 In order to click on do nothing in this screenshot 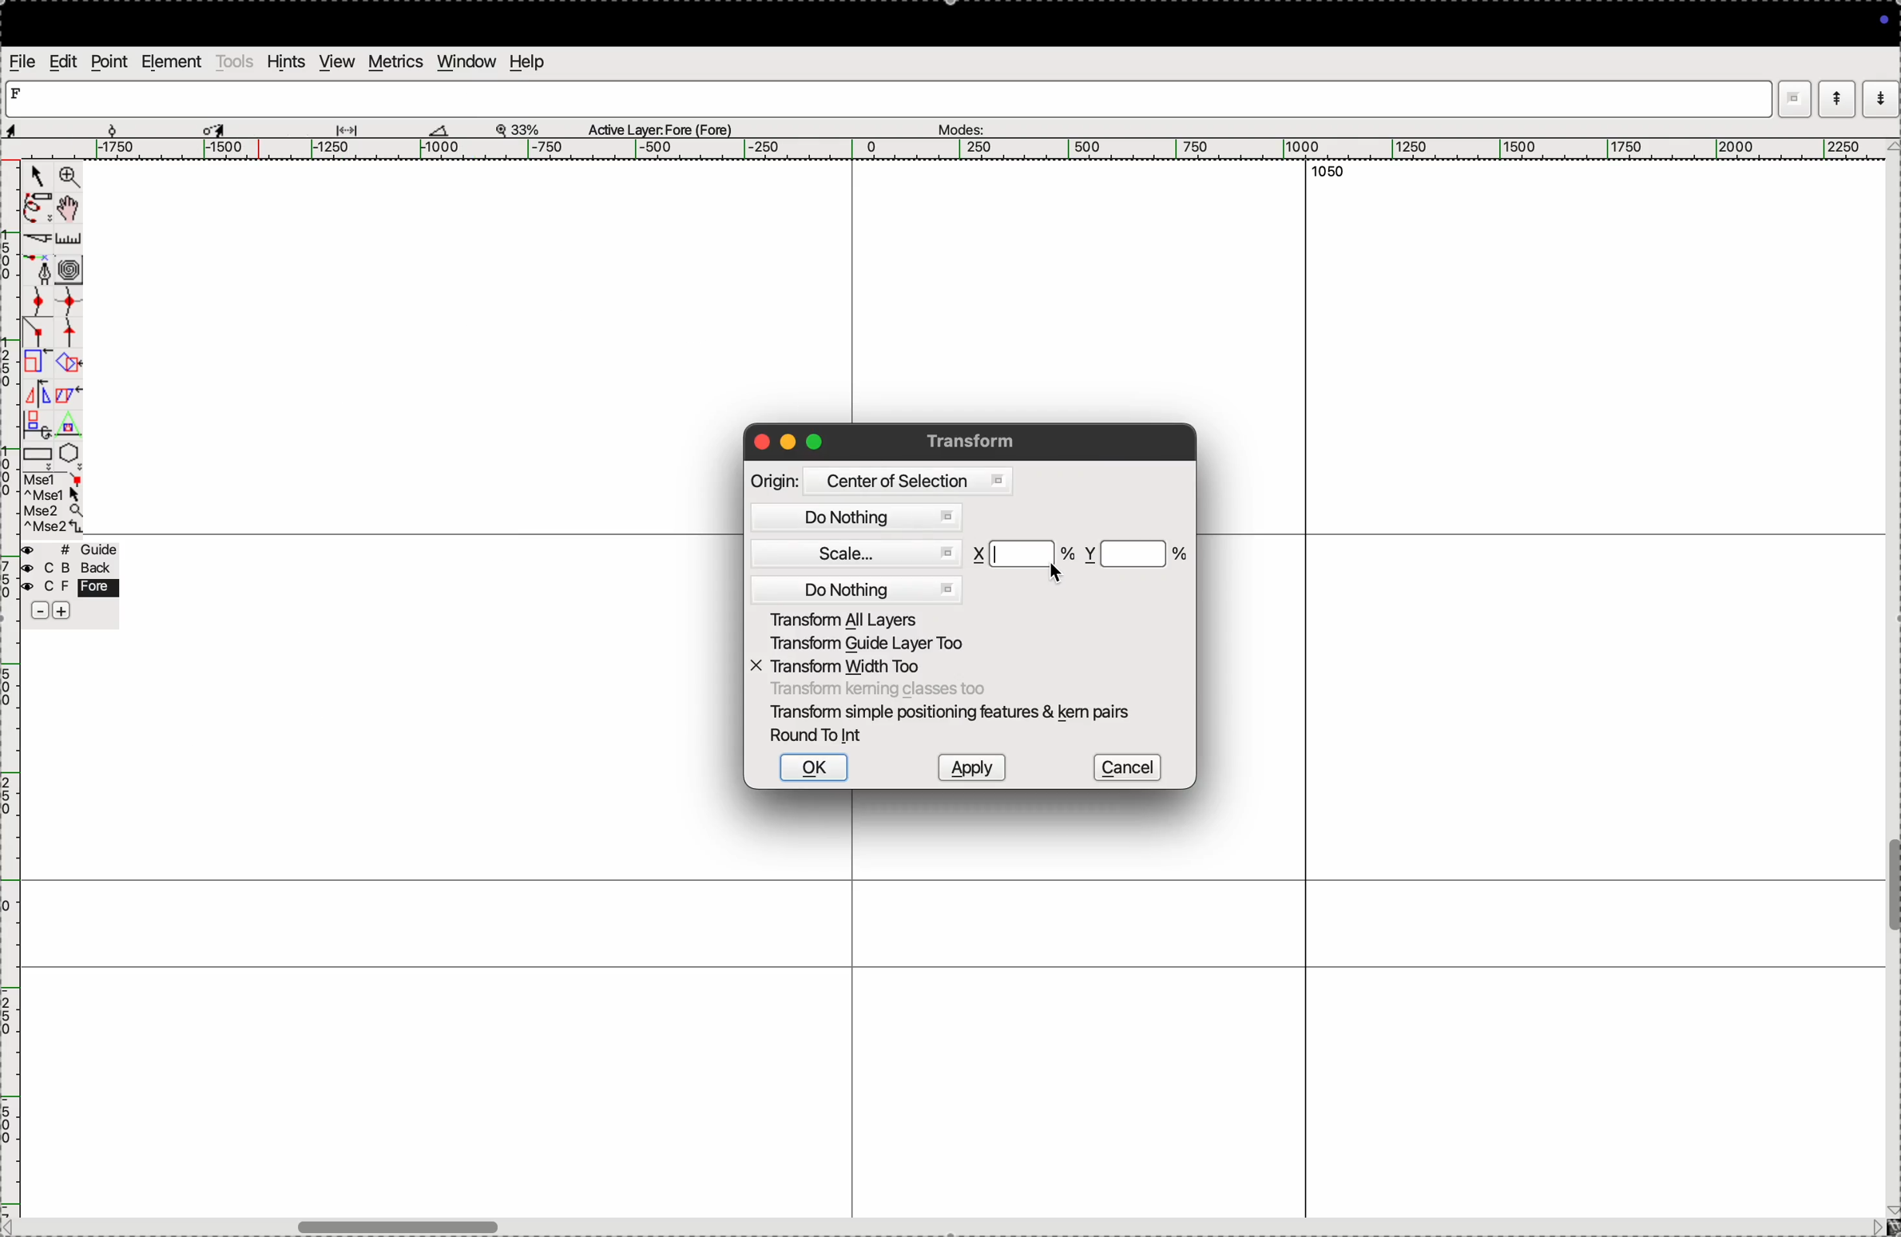, I will do `click(859, 589)`.